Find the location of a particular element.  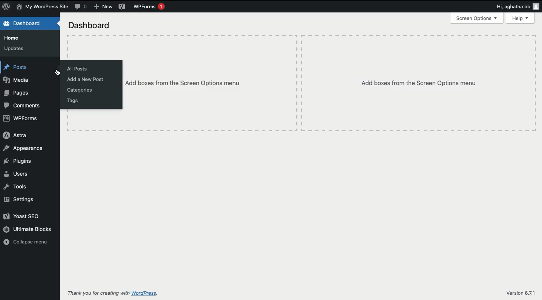

Yoast is located at coordinates (122, 6).